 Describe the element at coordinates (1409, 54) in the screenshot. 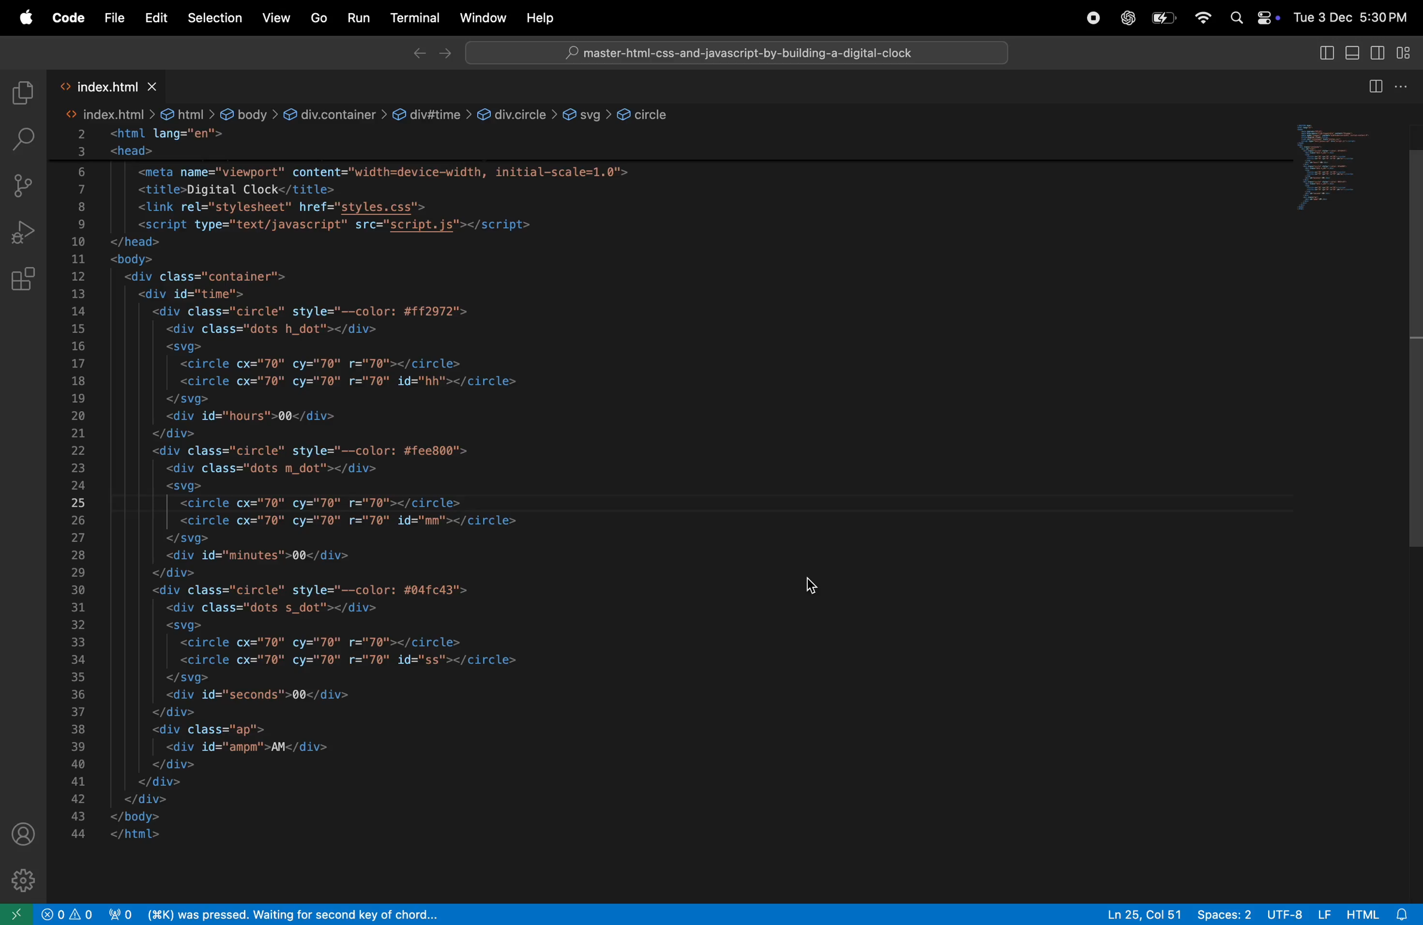

I see `customize layout` at that location.